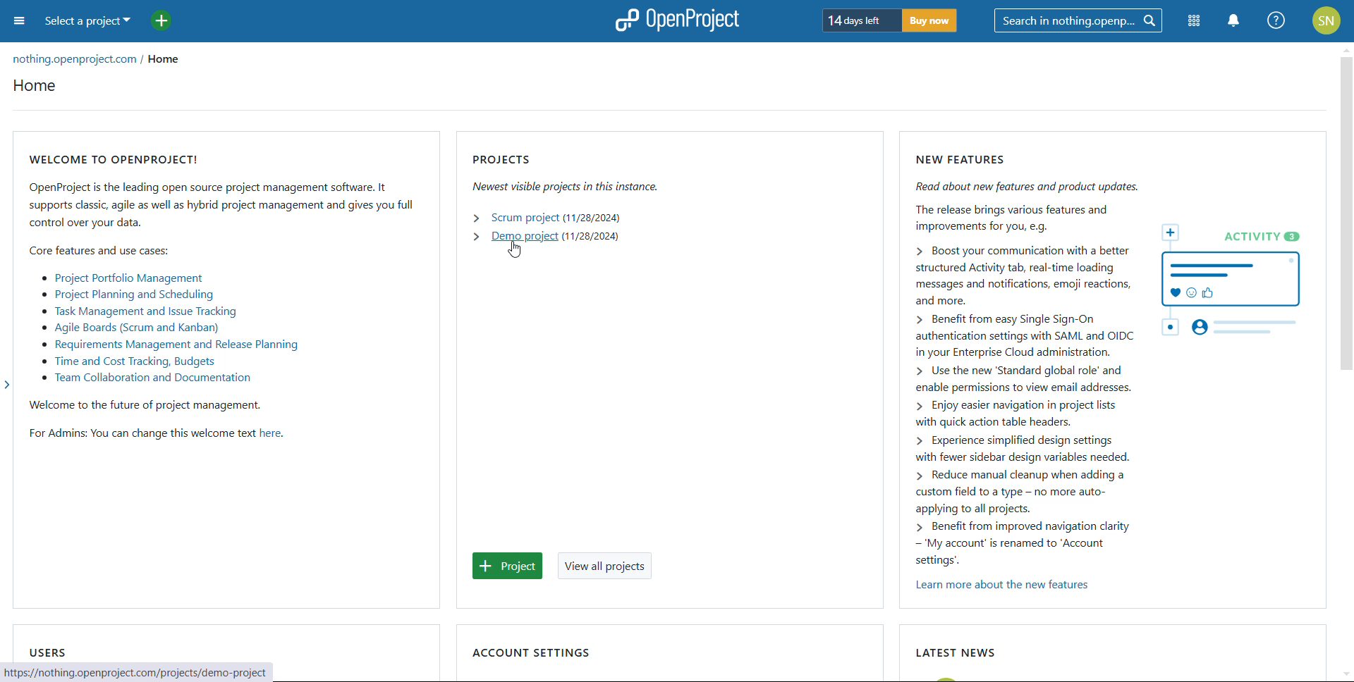  What do you see at coordinates (46, 652) in the screenshot?
I see `users` at bounding box center [46, 652].